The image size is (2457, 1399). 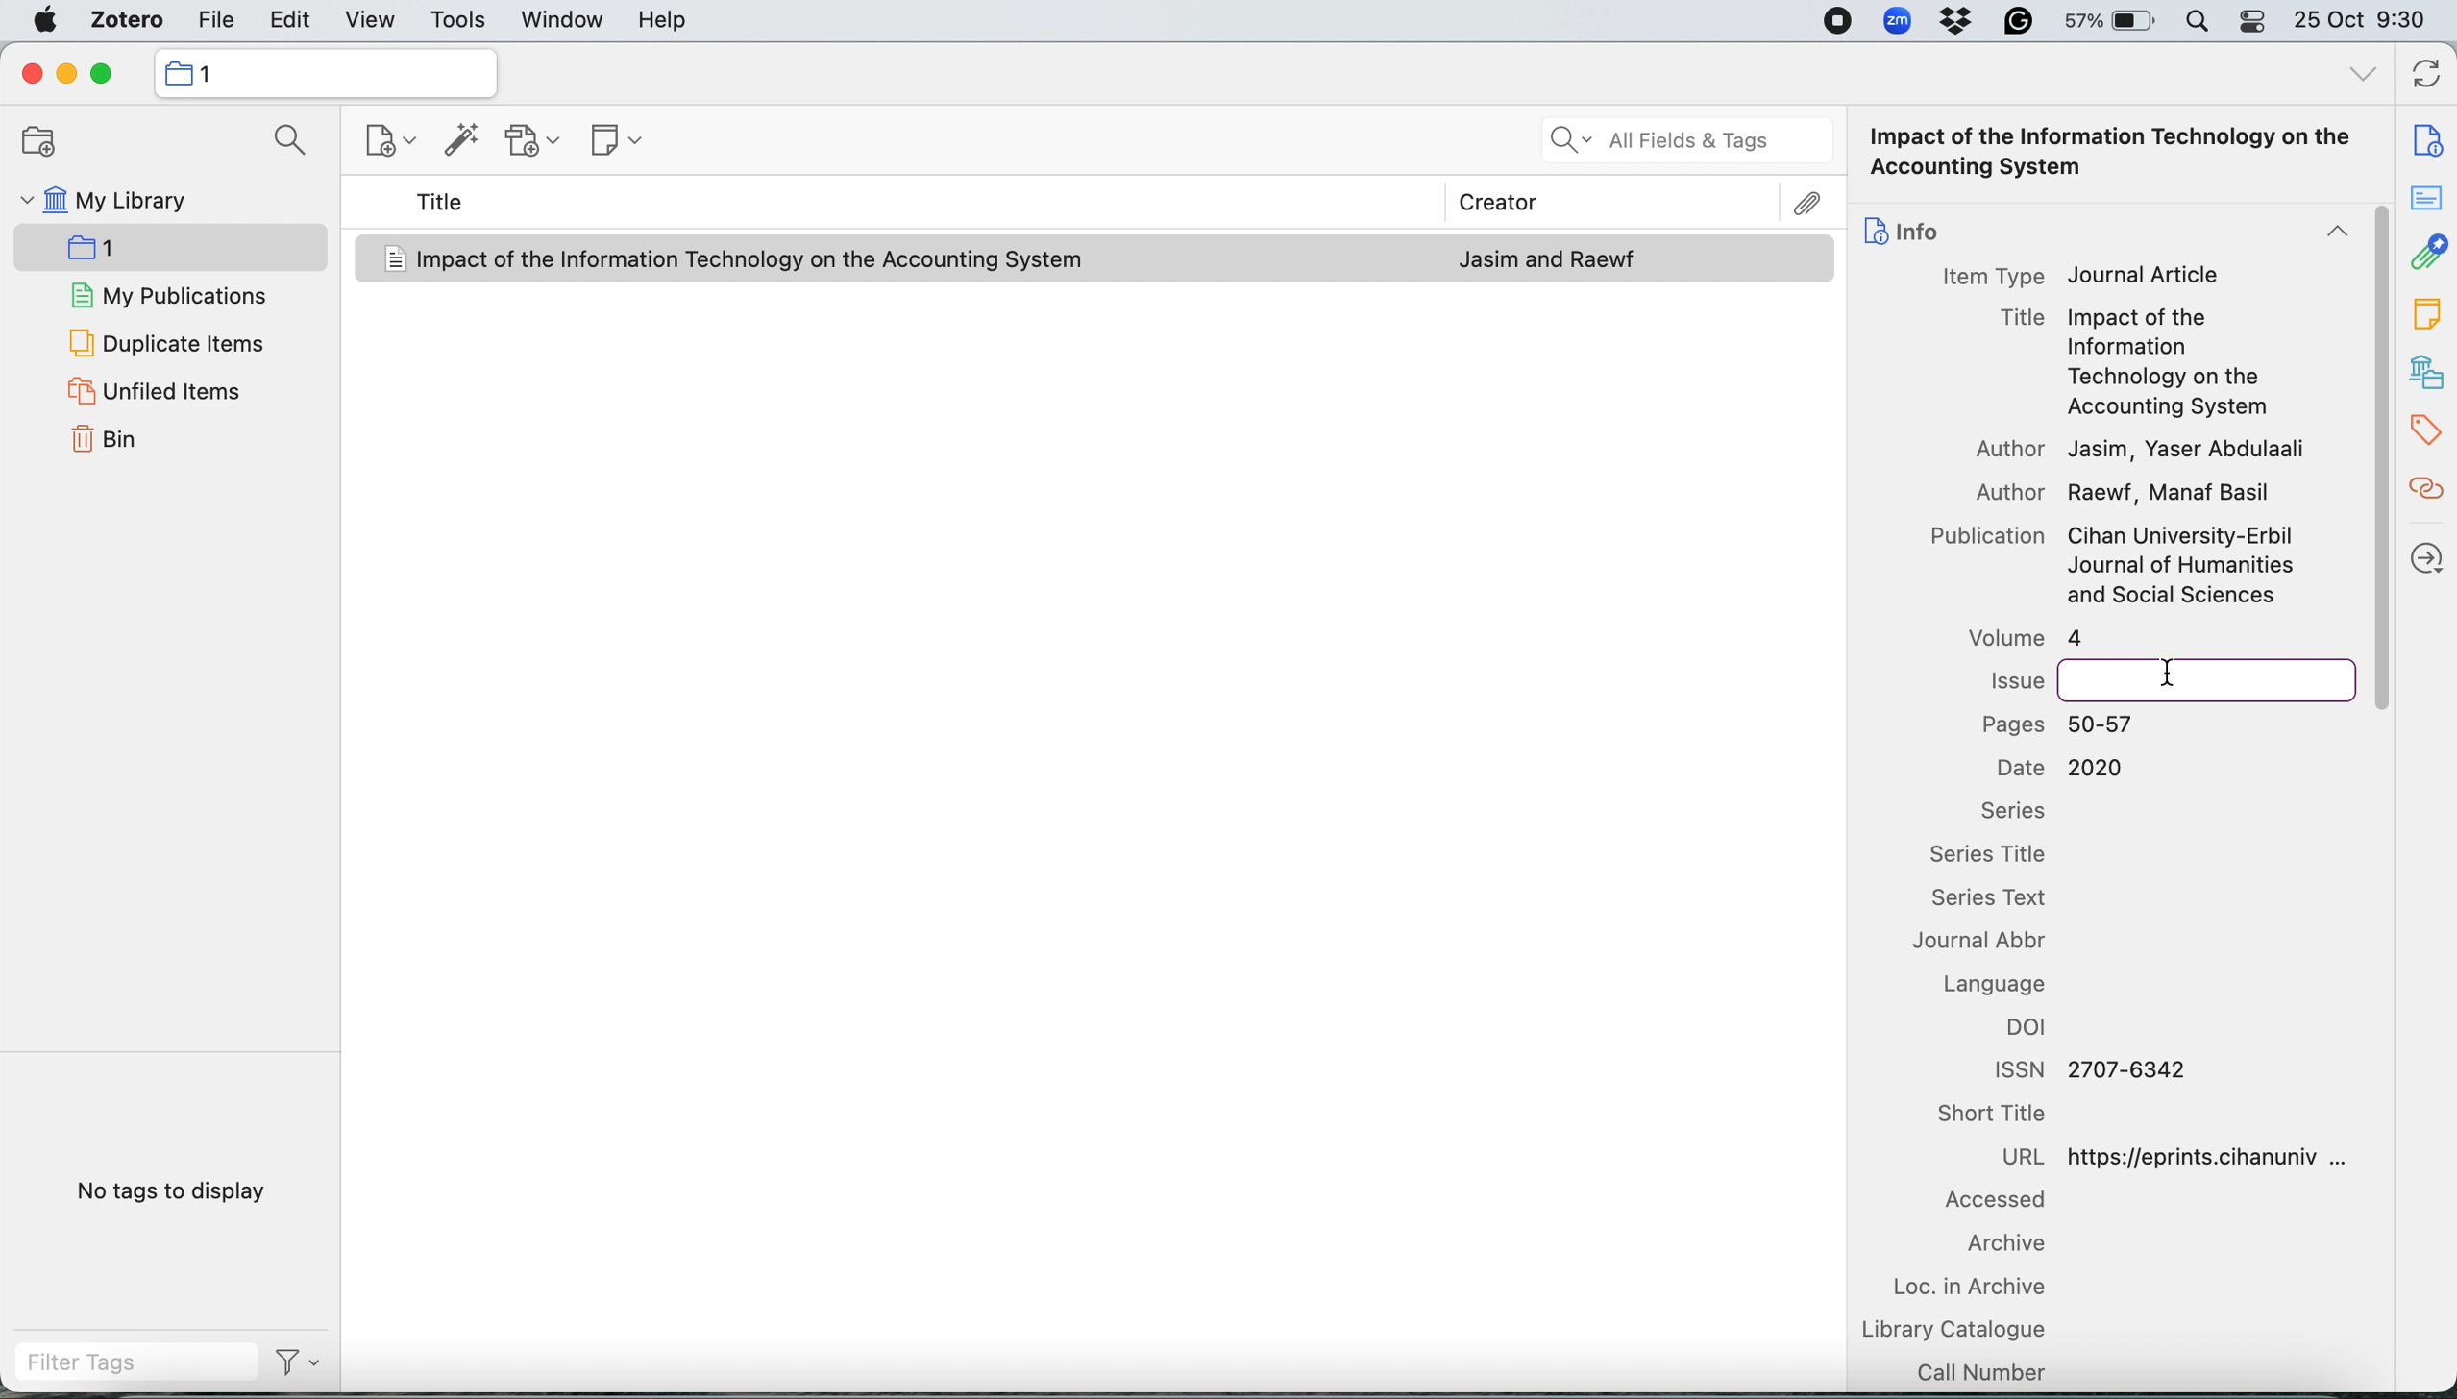 I want to click on Cursor, so click(x=2378, y=458).